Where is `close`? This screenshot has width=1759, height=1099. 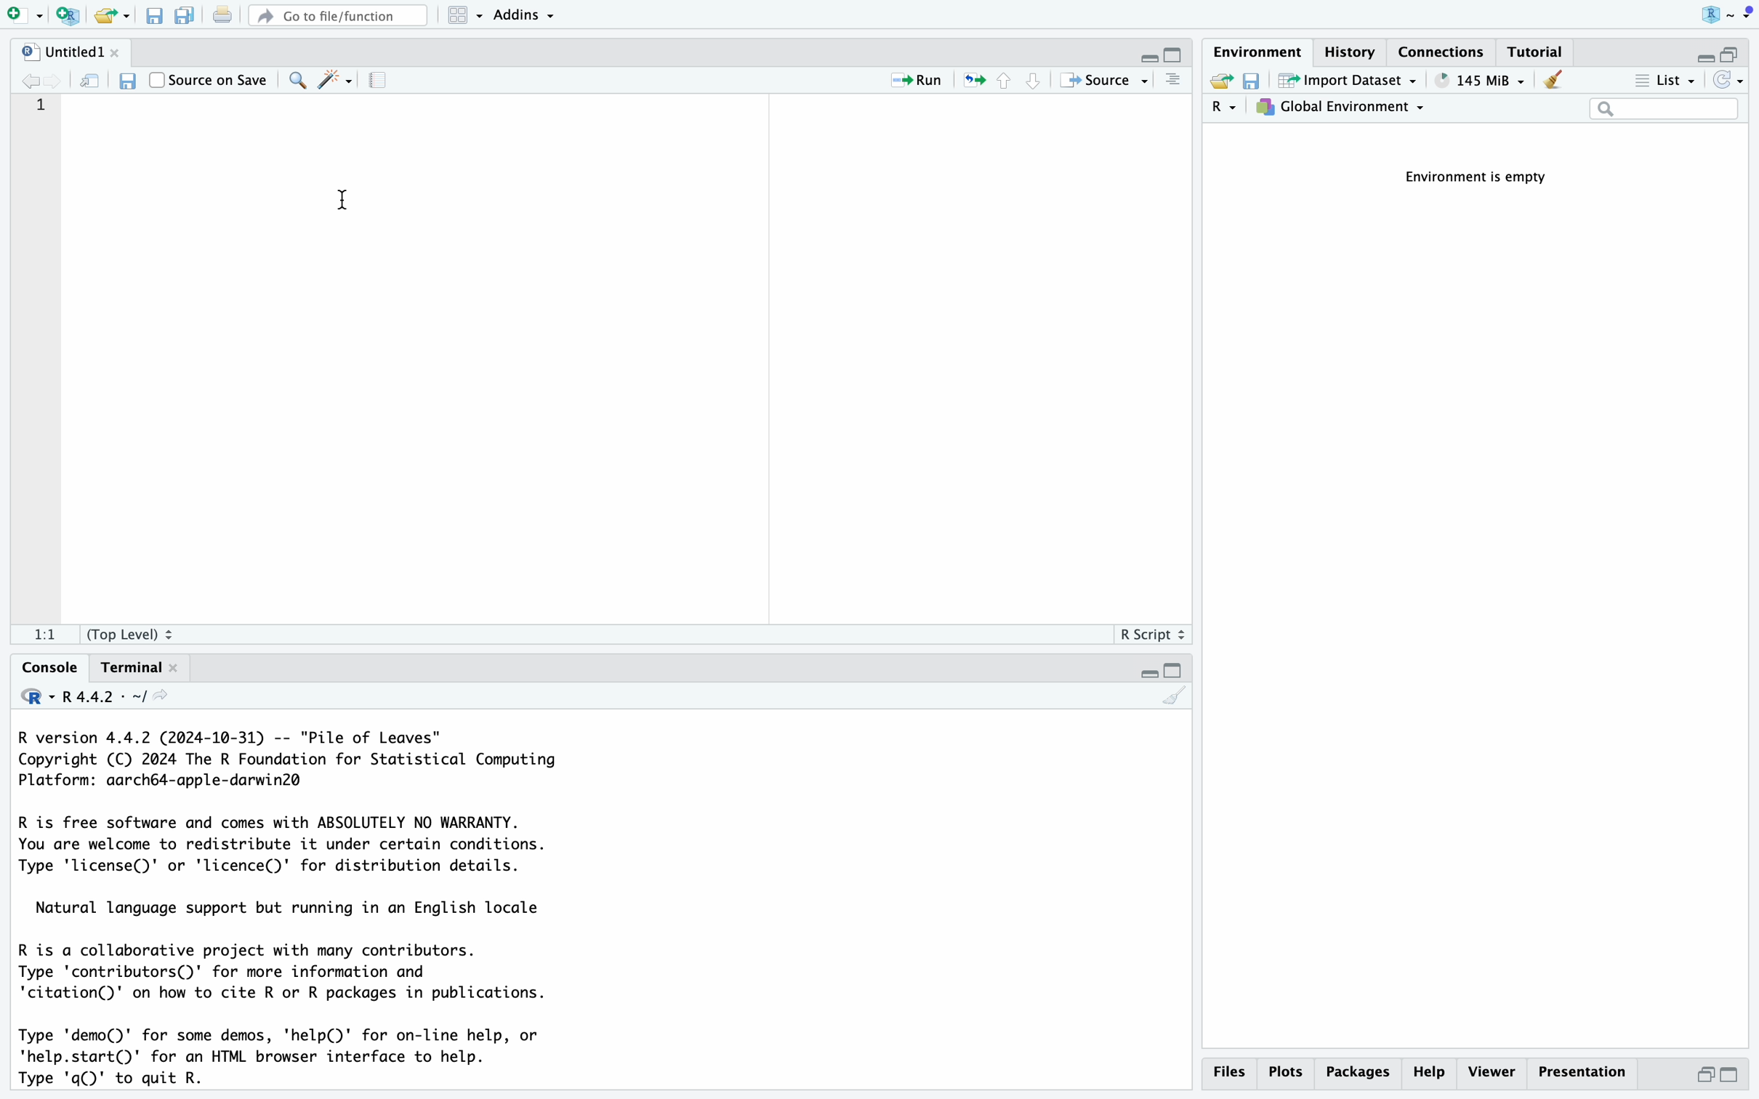 close is located at coordinates (185, 667).